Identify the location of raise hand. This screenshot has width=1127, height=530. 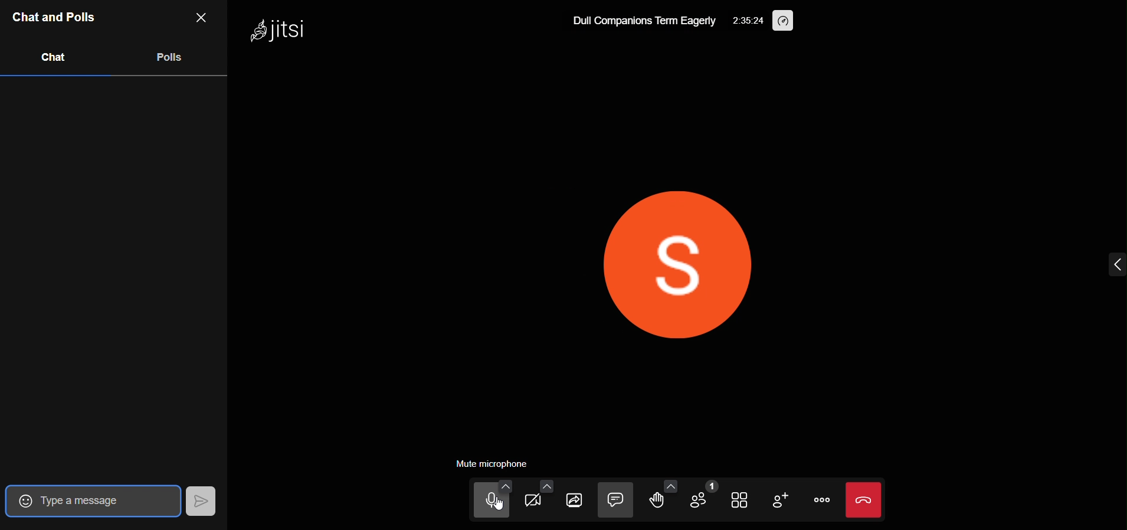
(657, 502).